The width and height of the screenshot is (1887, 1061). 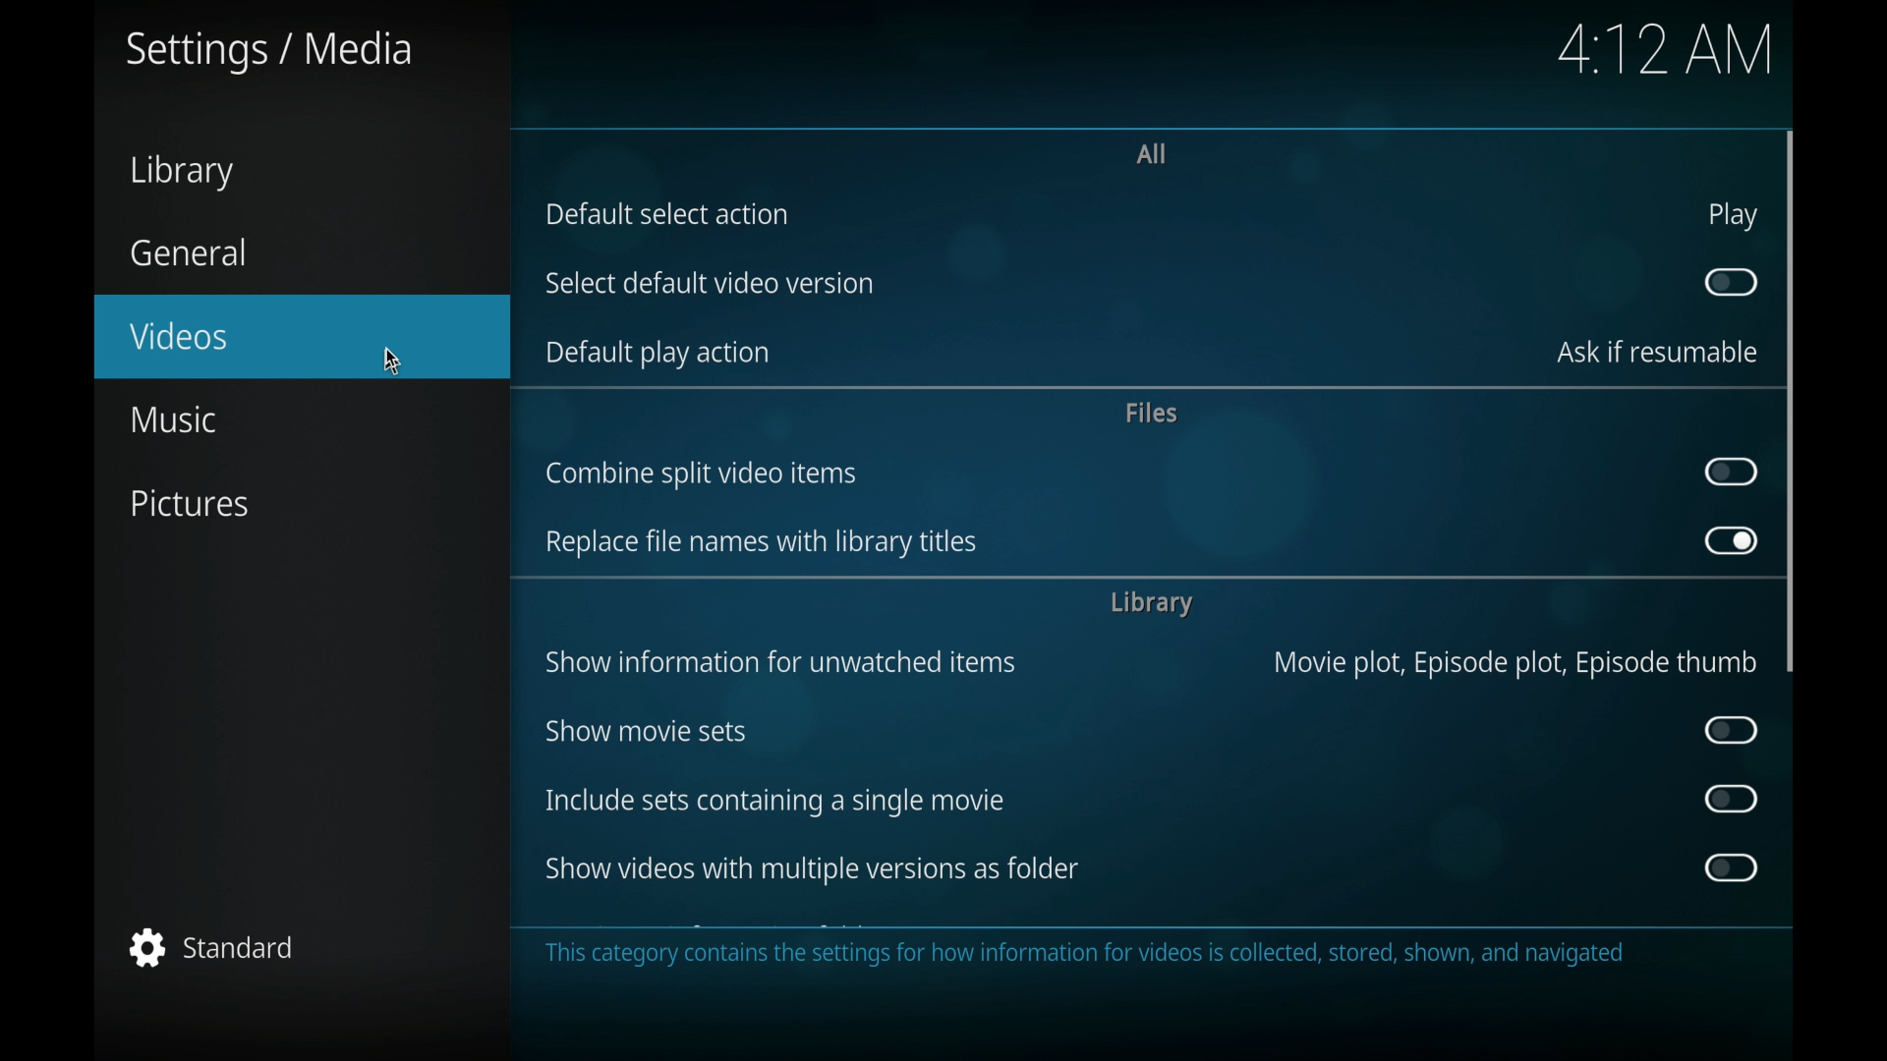 I want to click on Movie plot, Episode plot, Episode thumb, so click(x=1519, y=659).